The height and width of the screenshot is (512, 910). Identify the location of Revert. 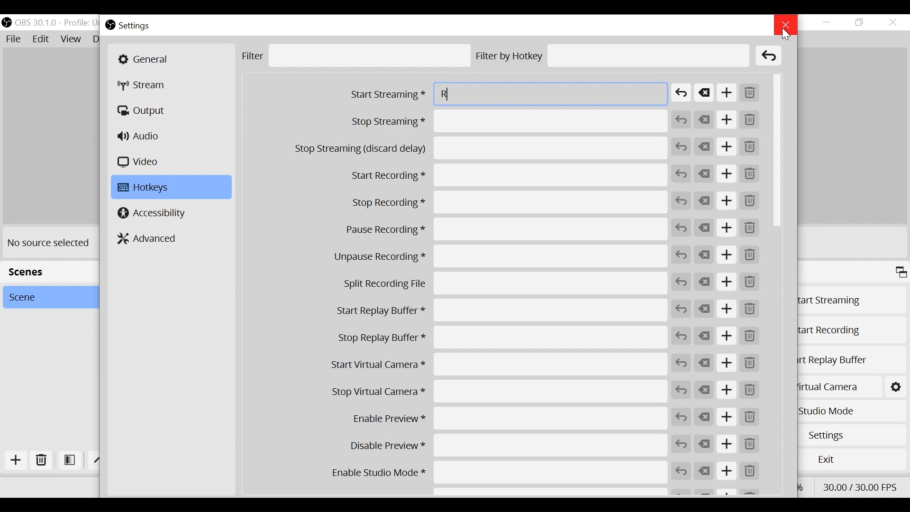
(681, 200).